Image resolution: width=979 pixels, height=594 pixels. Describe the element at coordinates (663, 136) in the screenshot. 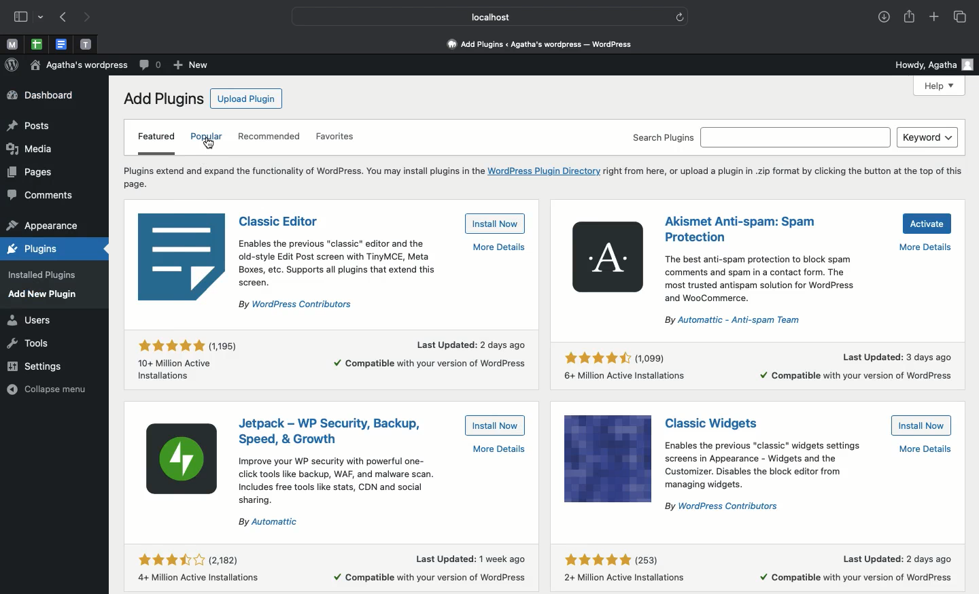

I see `Search plugins` at that location.